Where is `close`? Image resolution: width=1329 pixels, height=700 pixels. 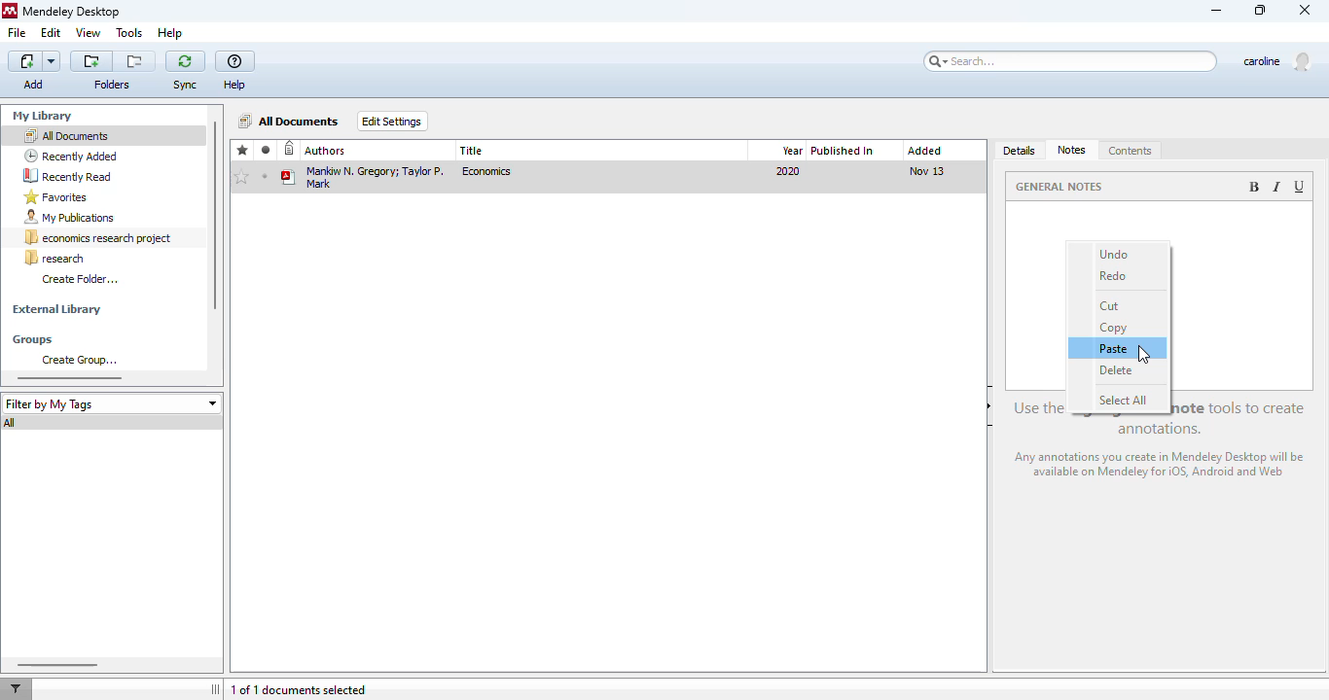 close is located at coordinates (1307, 11).